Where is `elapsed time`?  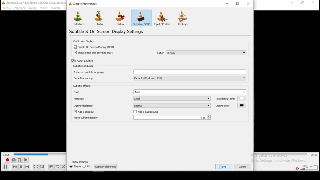 elapsed time is located at coordinates (7, 154).